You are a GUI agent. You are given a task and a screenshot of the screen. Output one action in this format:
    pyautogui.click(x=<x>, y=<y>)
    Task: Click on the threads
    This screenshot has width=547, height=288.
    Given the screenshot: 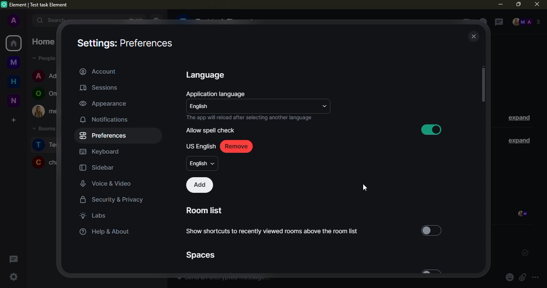 What is the action you would take?
    pyautogui.click(x=497, y=22)
    